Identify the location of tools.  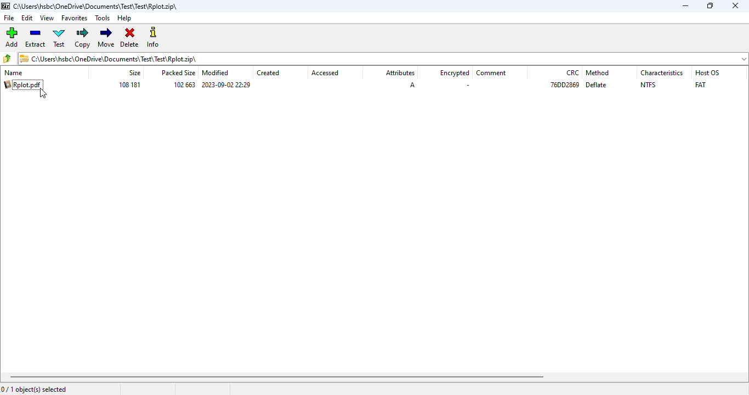
(103, 18).